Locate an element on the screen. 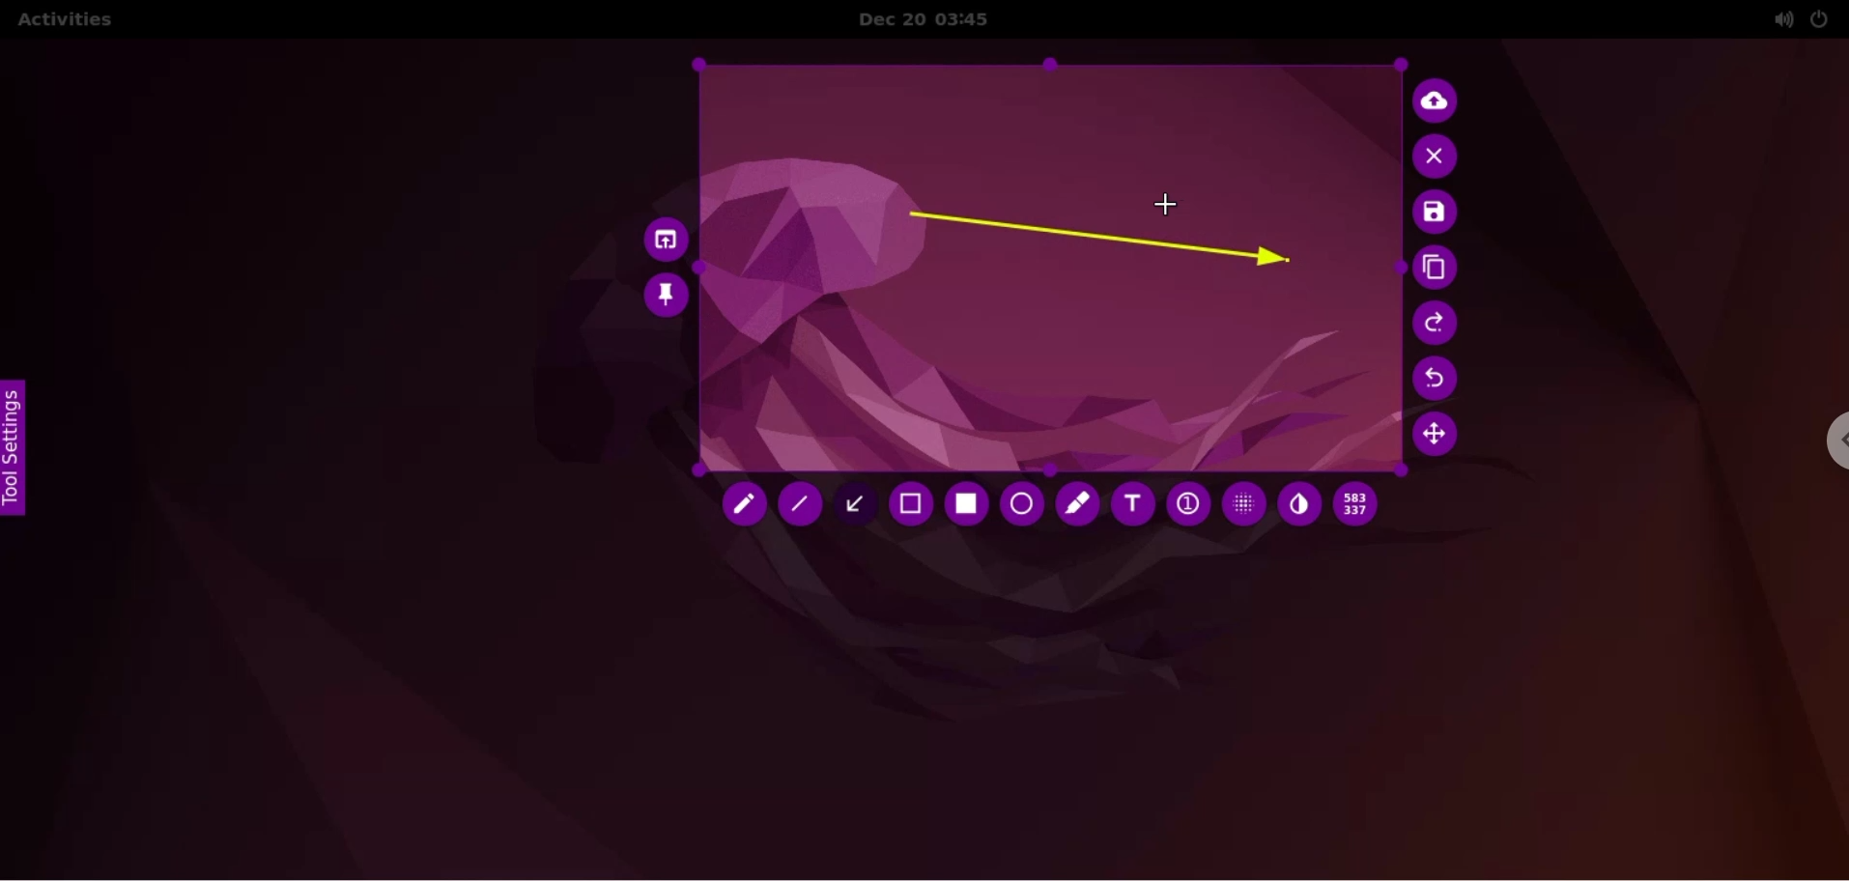 The image size is (1849, 881). undo is located at coordinates (1439, 379).